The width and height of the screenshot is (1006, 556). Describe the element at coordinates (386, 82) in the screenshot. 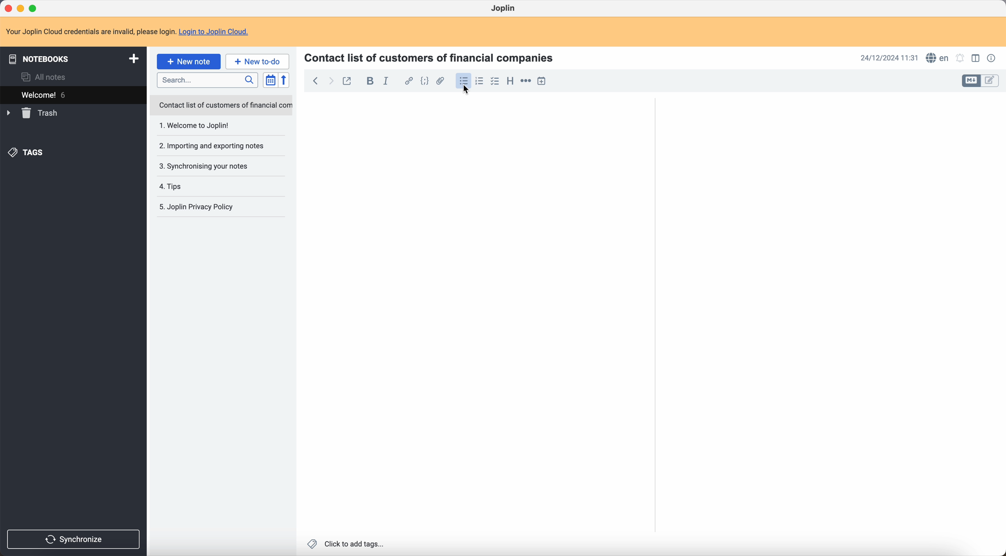

I see `italic` at that location.